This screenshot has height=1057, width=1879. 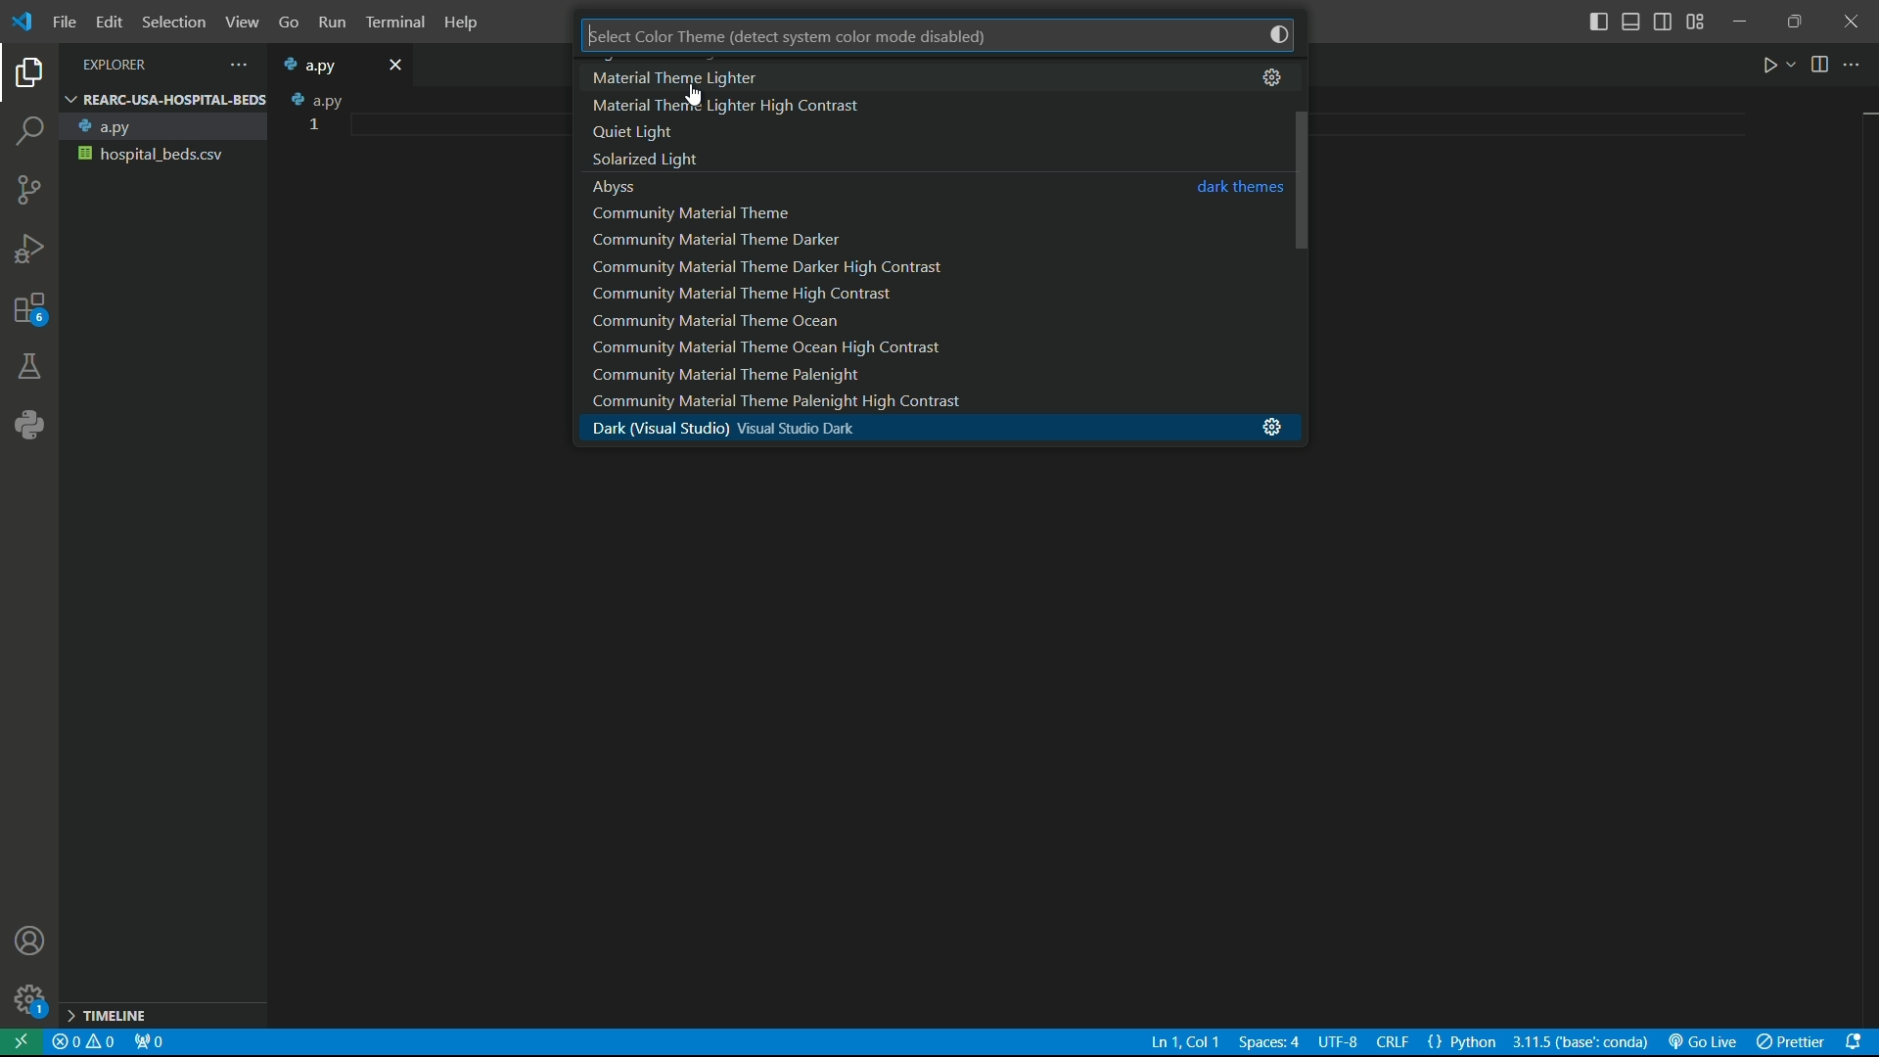 What do you see at coordinates (1269, 1042) in the screenshot?
I see `Spaces: 4` at bounding box center [1269, 1042].